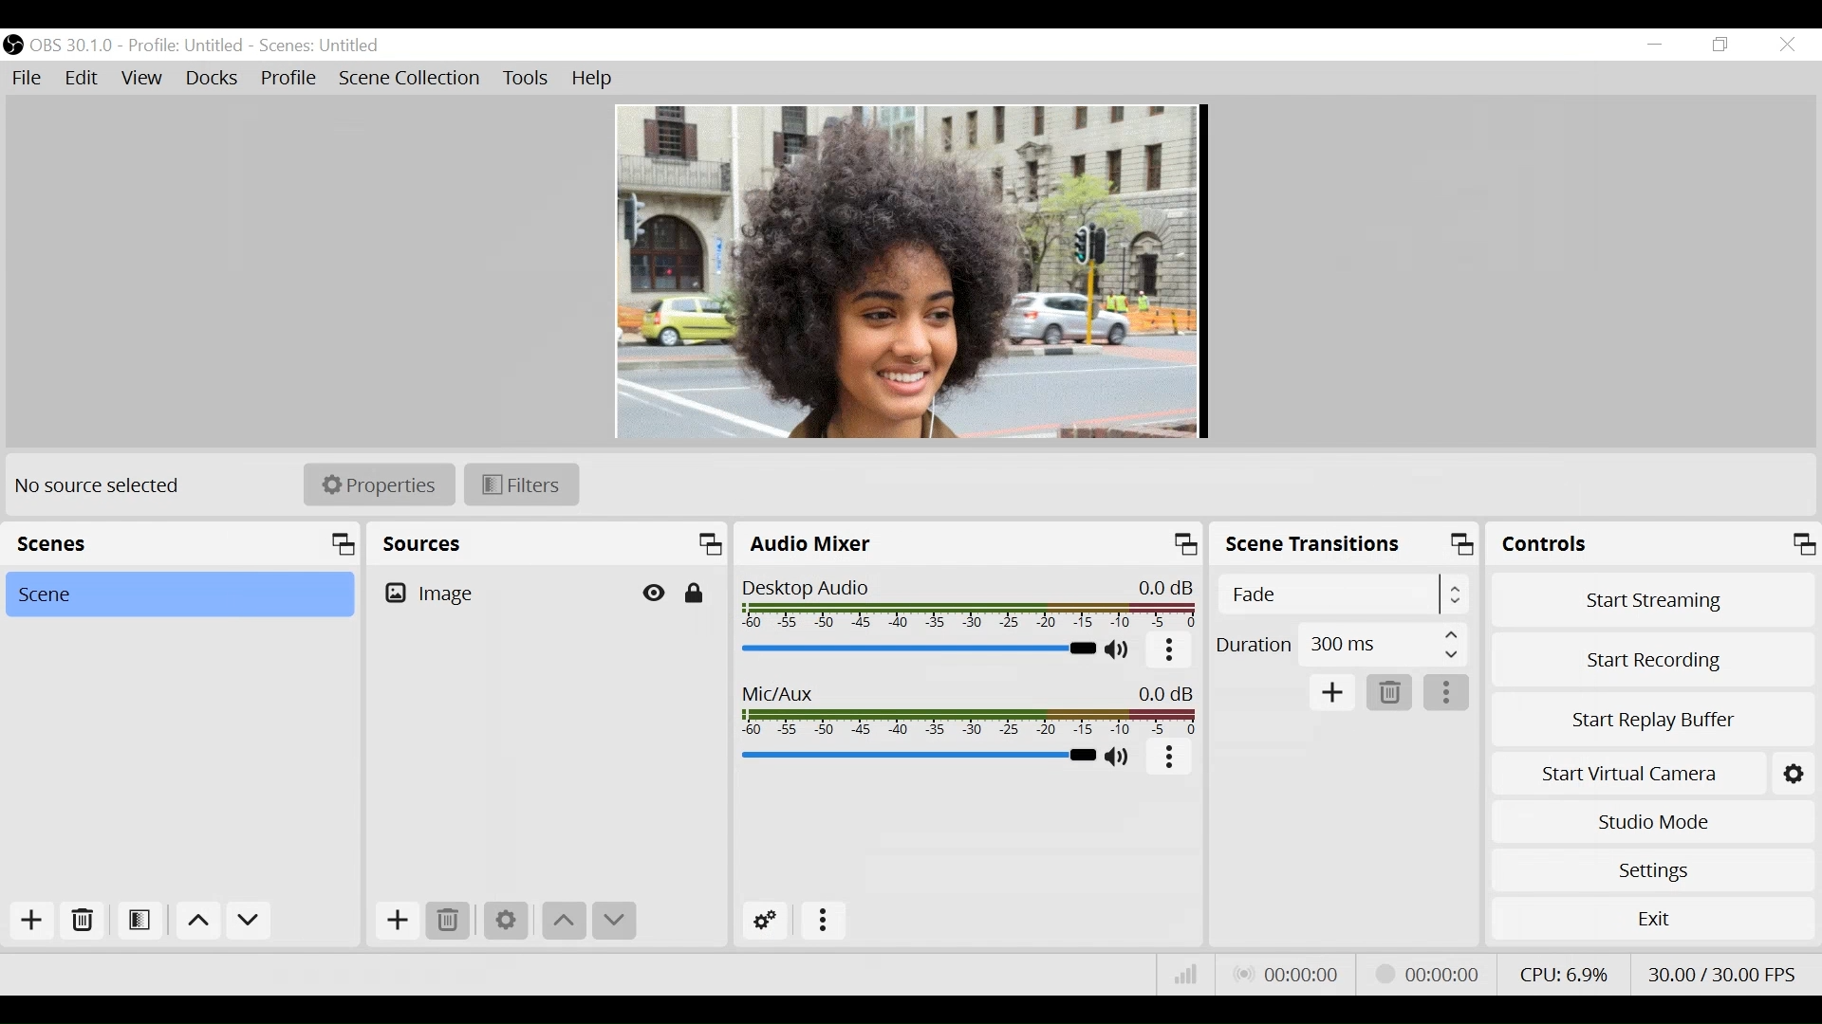 The image size is (1822, 1024). Describe the element at coordinates (545, 543) in the screenshot. I see `Sources Panel` at that location.